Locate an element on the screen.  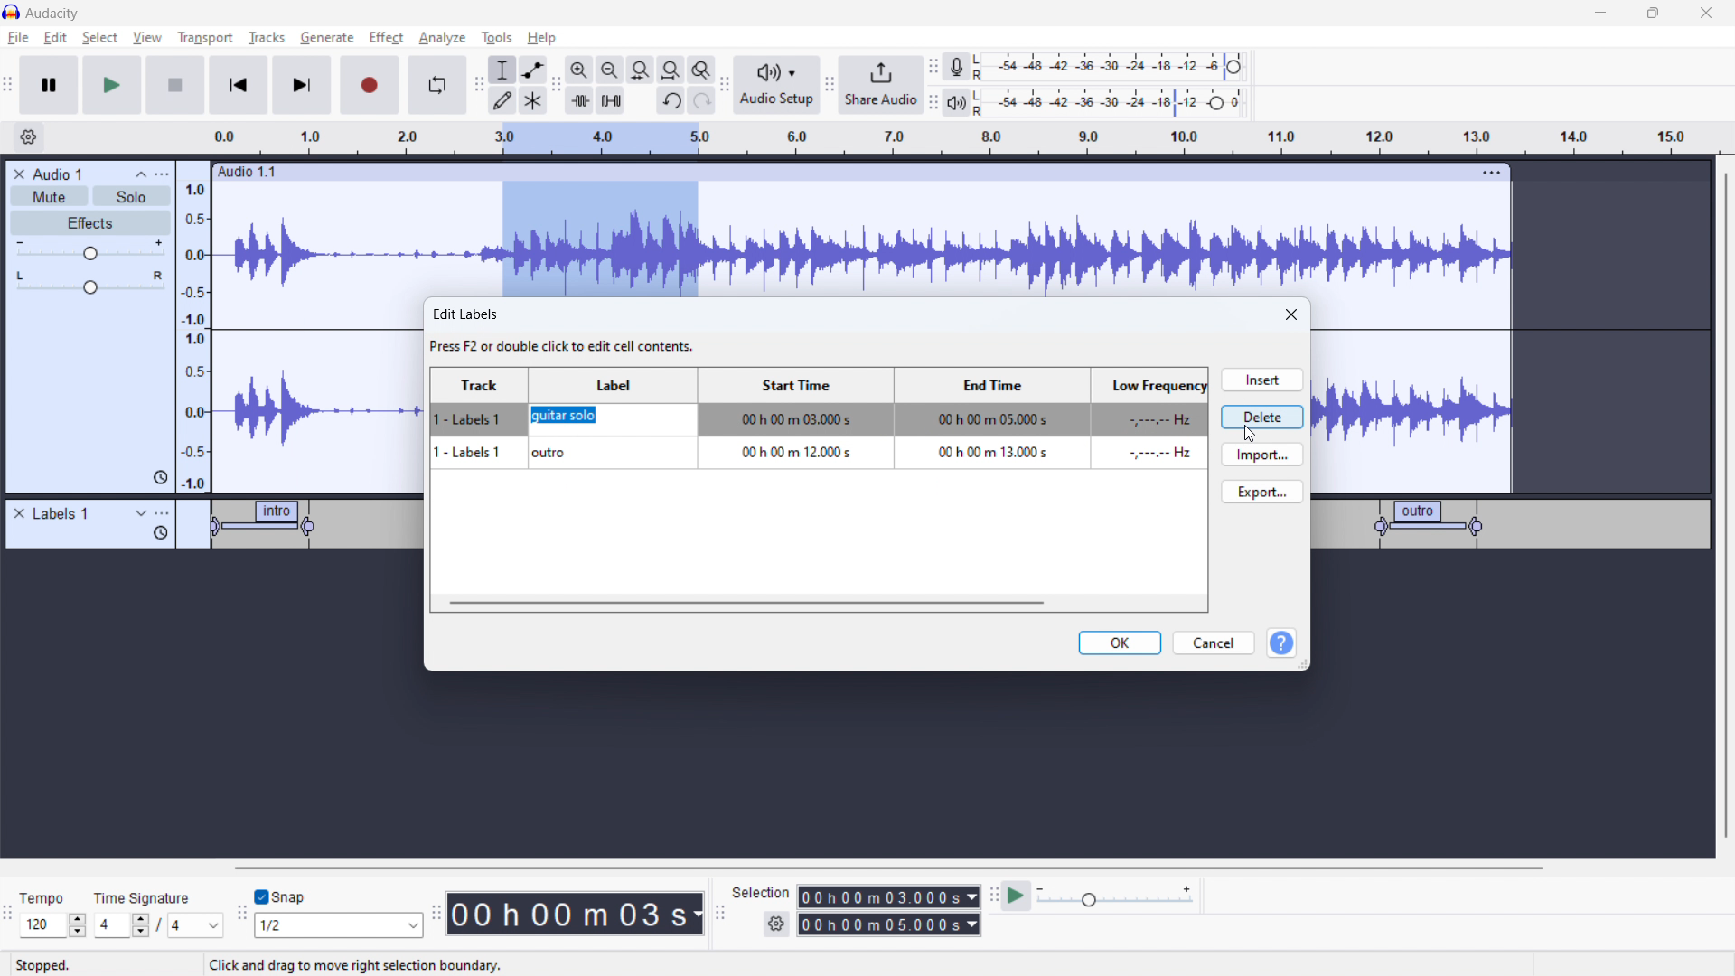
record is located at coordinates (370, 85).